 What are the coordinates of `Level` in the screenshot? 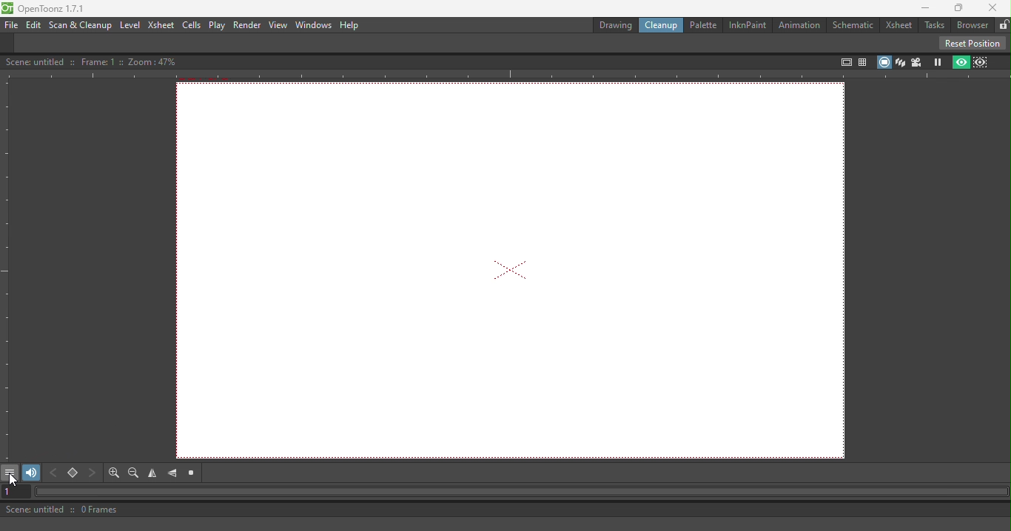 It's located at (130, 24).